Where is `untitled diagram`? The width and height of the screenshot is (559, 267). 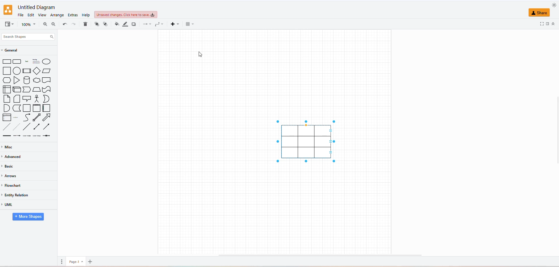 untitled diagram is located at coordinates (36, 8).